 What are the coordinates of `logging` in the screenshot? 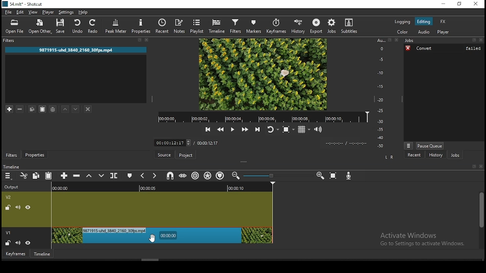 It's located at (402, 22).